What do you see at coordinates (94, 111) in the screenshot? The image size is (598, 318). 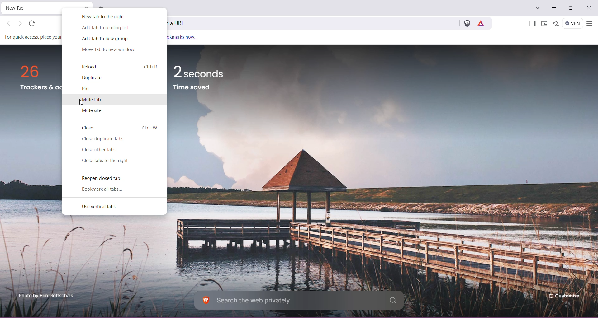 I see `Mute tab` at bounding box center [94, 111].